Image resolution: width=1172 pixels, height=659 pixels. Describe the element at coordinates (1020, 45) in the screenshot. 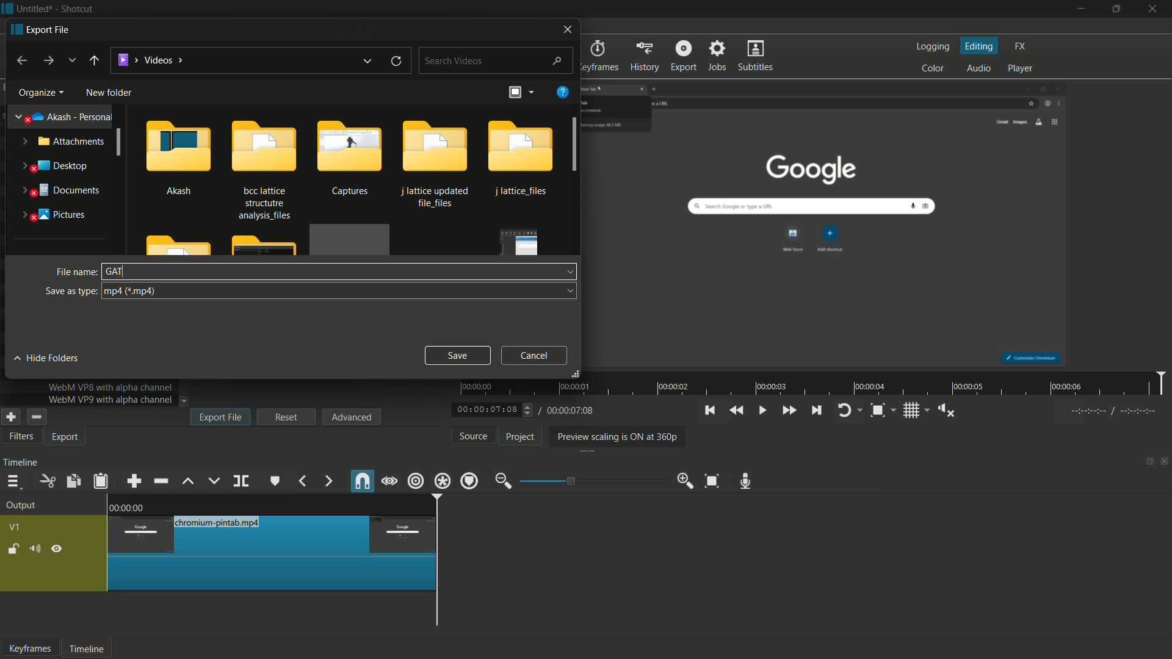

I see `` at that location.